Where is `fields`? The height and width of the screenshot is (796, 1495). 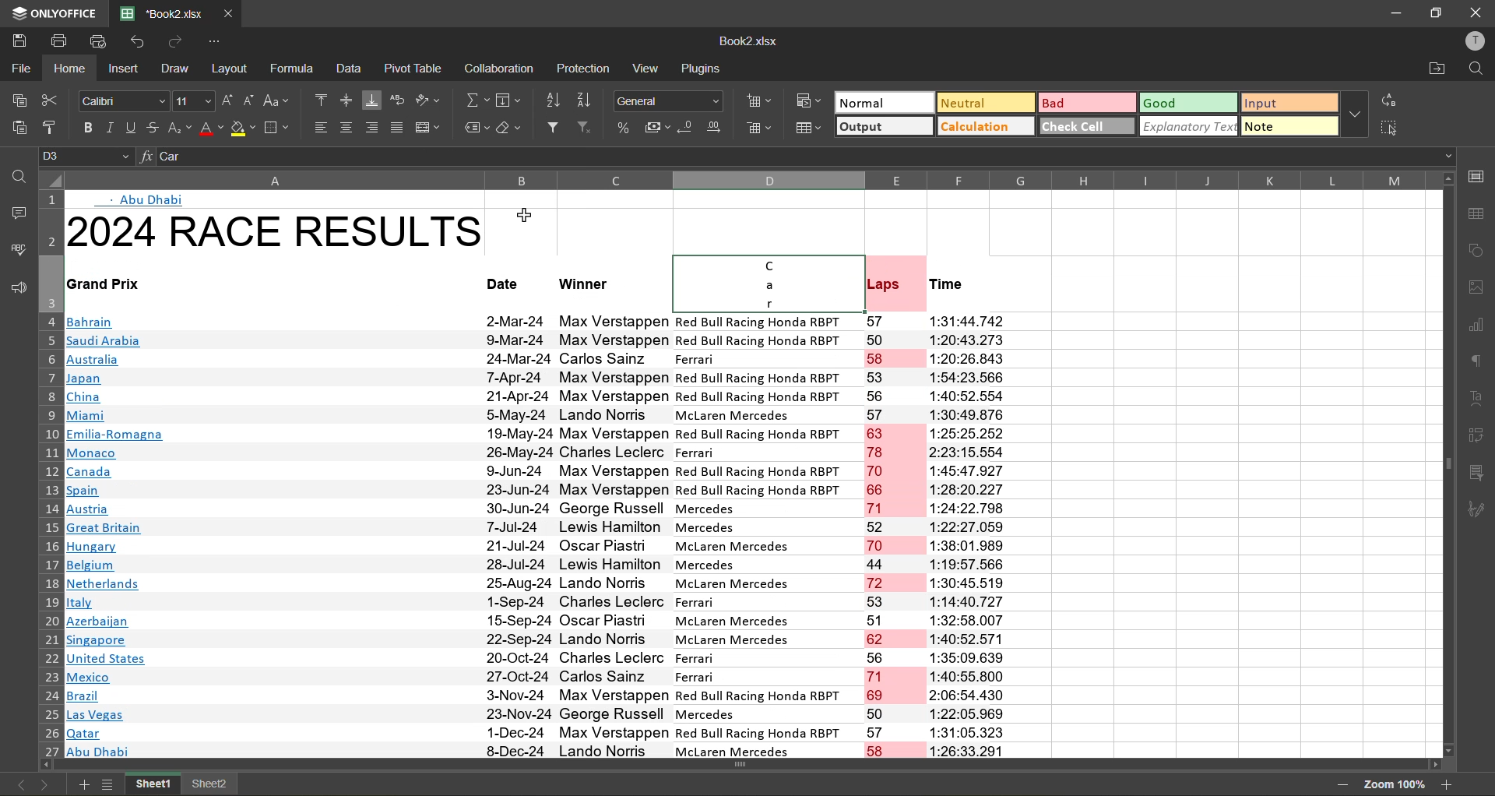
fields is located at coordinates (513, 102).